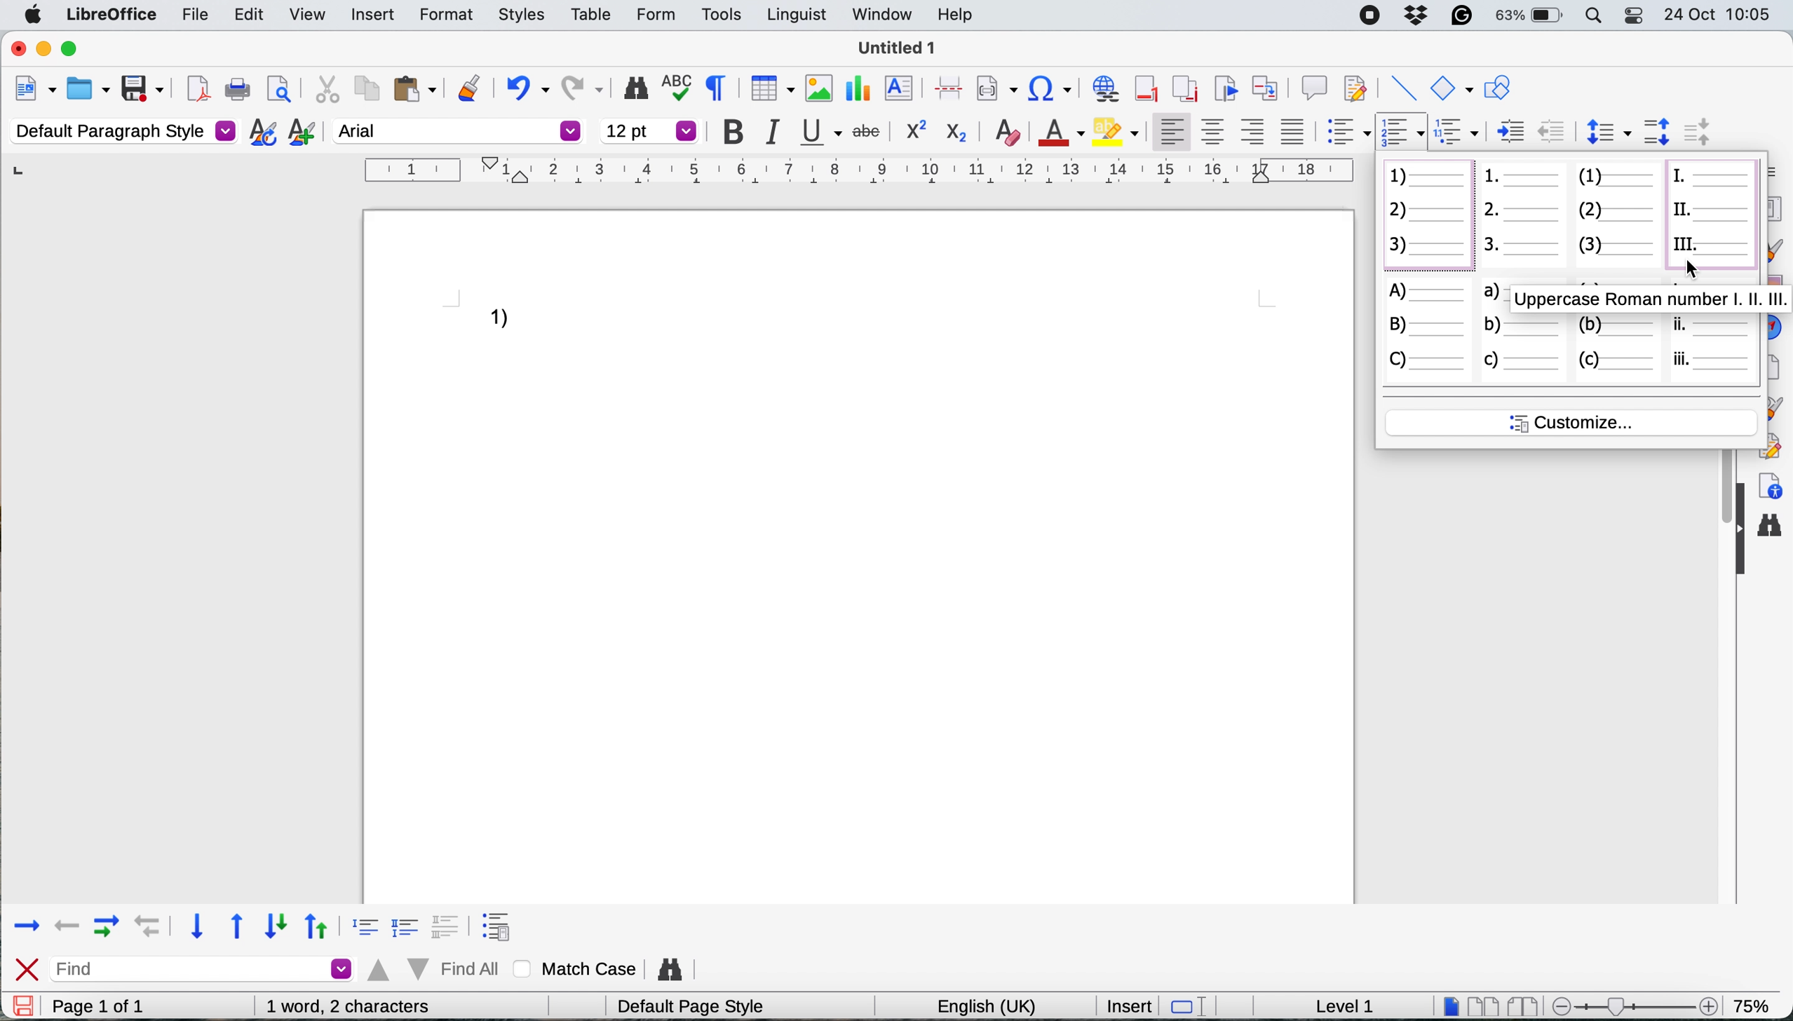 This screenshot has height=1021, width=1793. What do you see at coordinates (1521, 217) in the screenshot?
I see `numbered list` at bounding box center [1521, 217].